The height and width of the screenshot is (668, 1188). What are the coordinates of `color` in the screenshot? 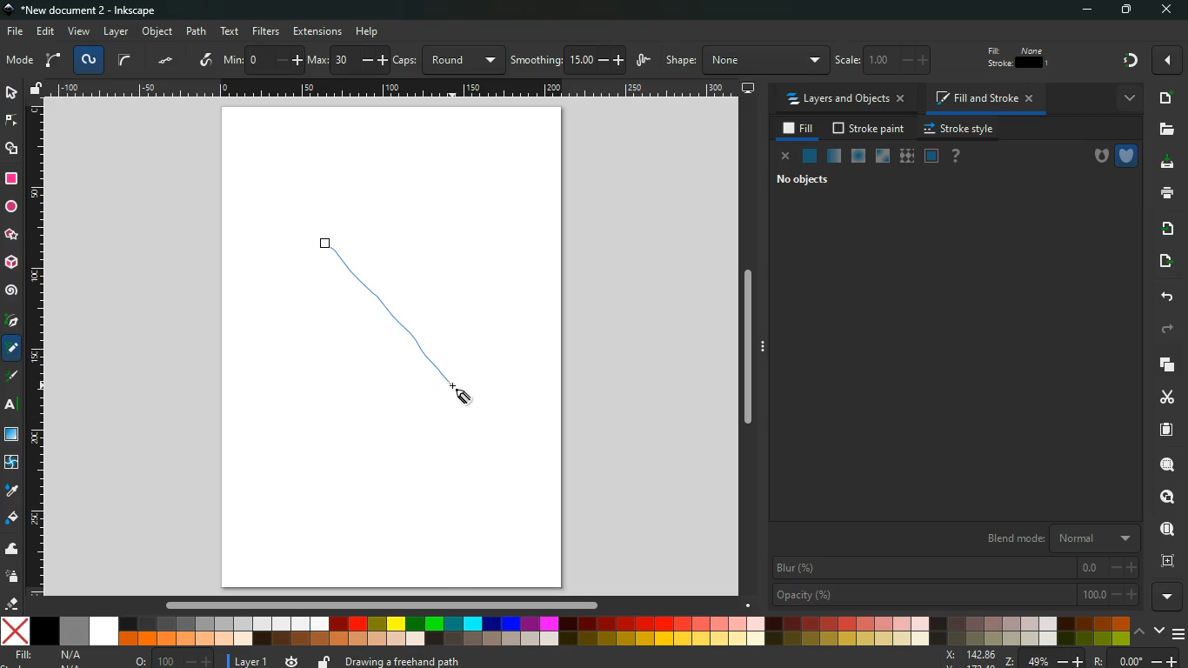 It's located at (564, 631).